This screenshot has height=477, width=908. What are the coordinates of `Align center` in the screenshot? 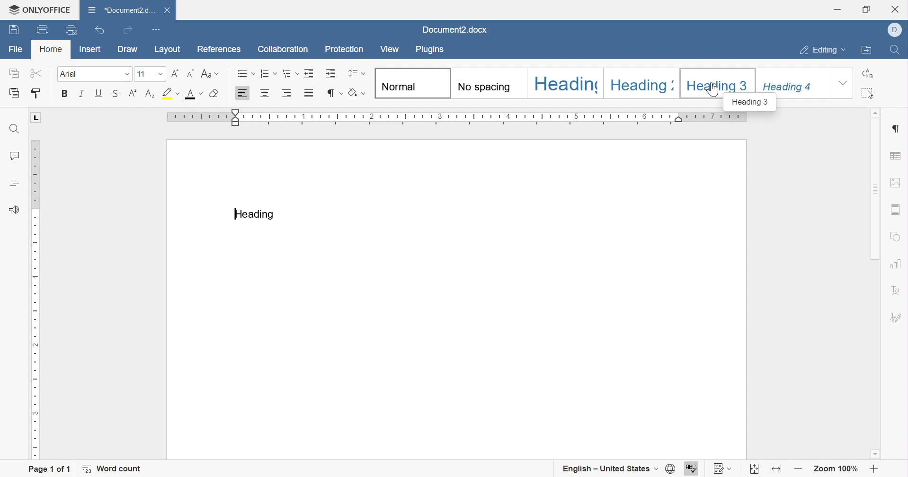 It's located at (265, 95).